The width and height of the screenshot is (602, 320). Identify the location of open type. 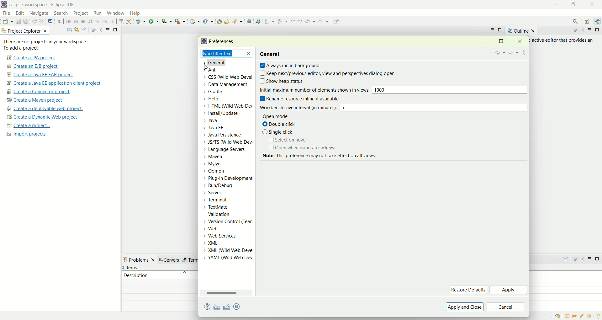
(219, 21).